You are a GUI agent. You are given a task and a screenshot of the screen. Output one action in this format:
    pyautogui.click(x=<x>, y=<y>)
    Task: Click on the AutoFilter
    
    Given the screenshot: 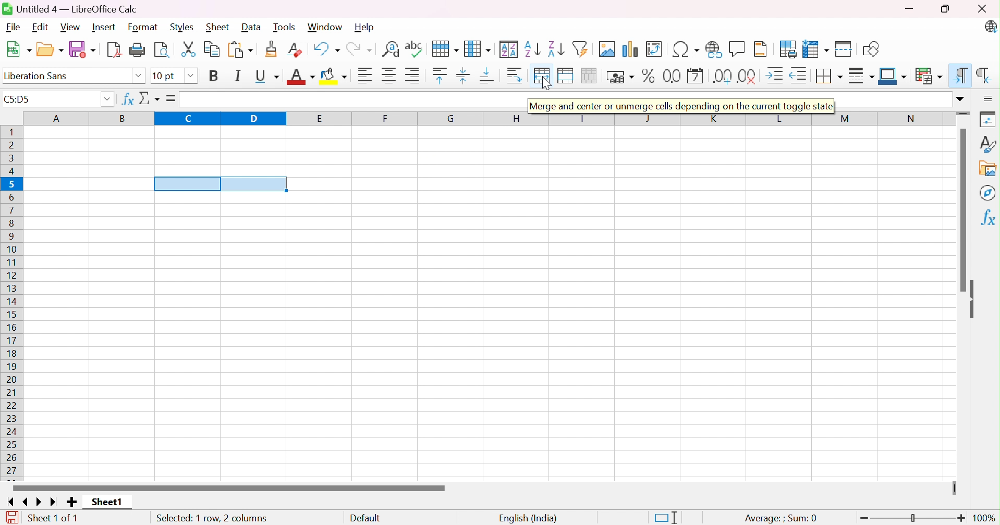 What is the action you would take?
    pyautogui.click(x=581, y=48)
    